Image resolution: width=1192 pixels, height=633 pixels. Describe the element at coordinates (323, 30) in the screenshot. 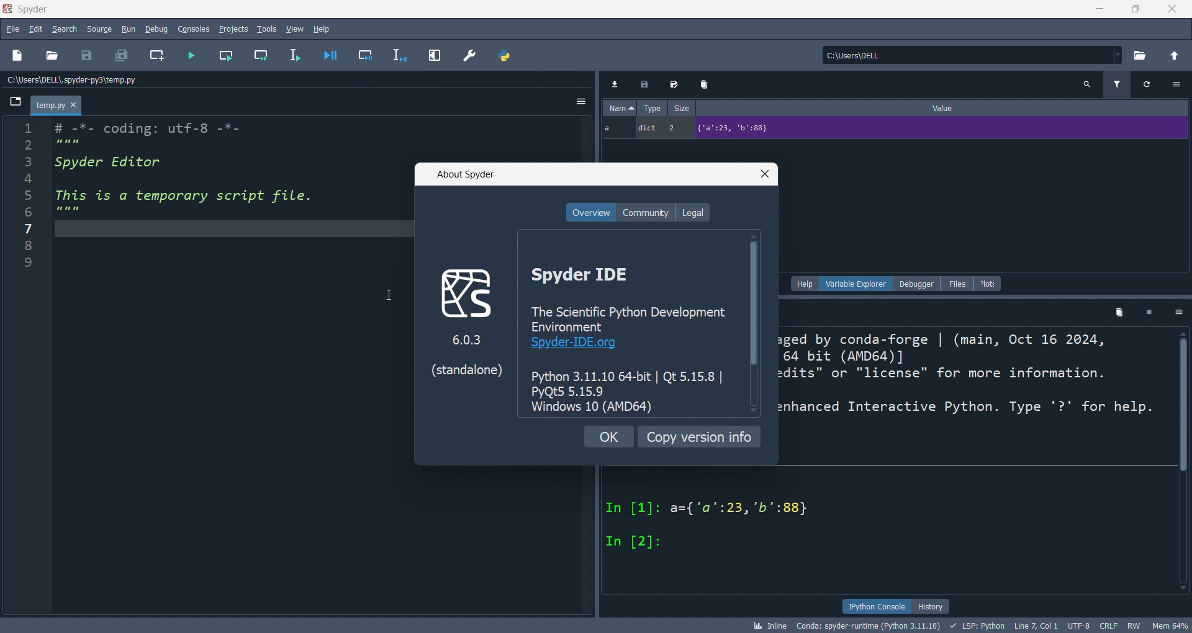

I see `help` at that location.